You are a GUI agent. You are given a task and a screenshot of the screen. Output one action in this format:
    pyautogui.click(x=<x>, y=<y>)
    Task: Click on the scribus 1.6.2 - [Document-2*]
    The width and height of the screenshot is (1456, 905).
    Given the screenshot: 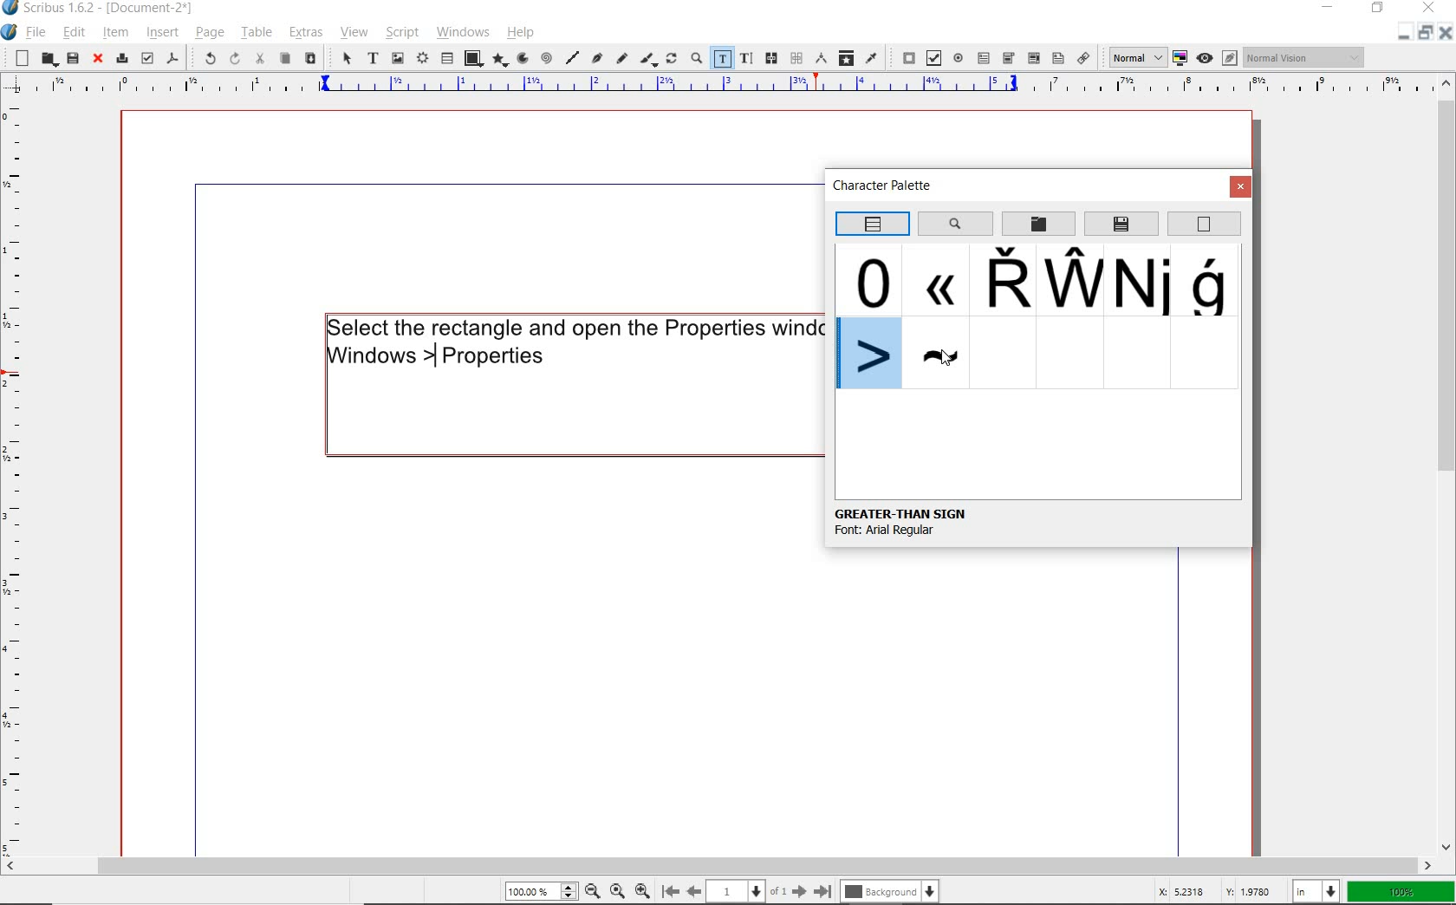 What is the action you would take?
    pyautogui.click(x=115, y=9)
    